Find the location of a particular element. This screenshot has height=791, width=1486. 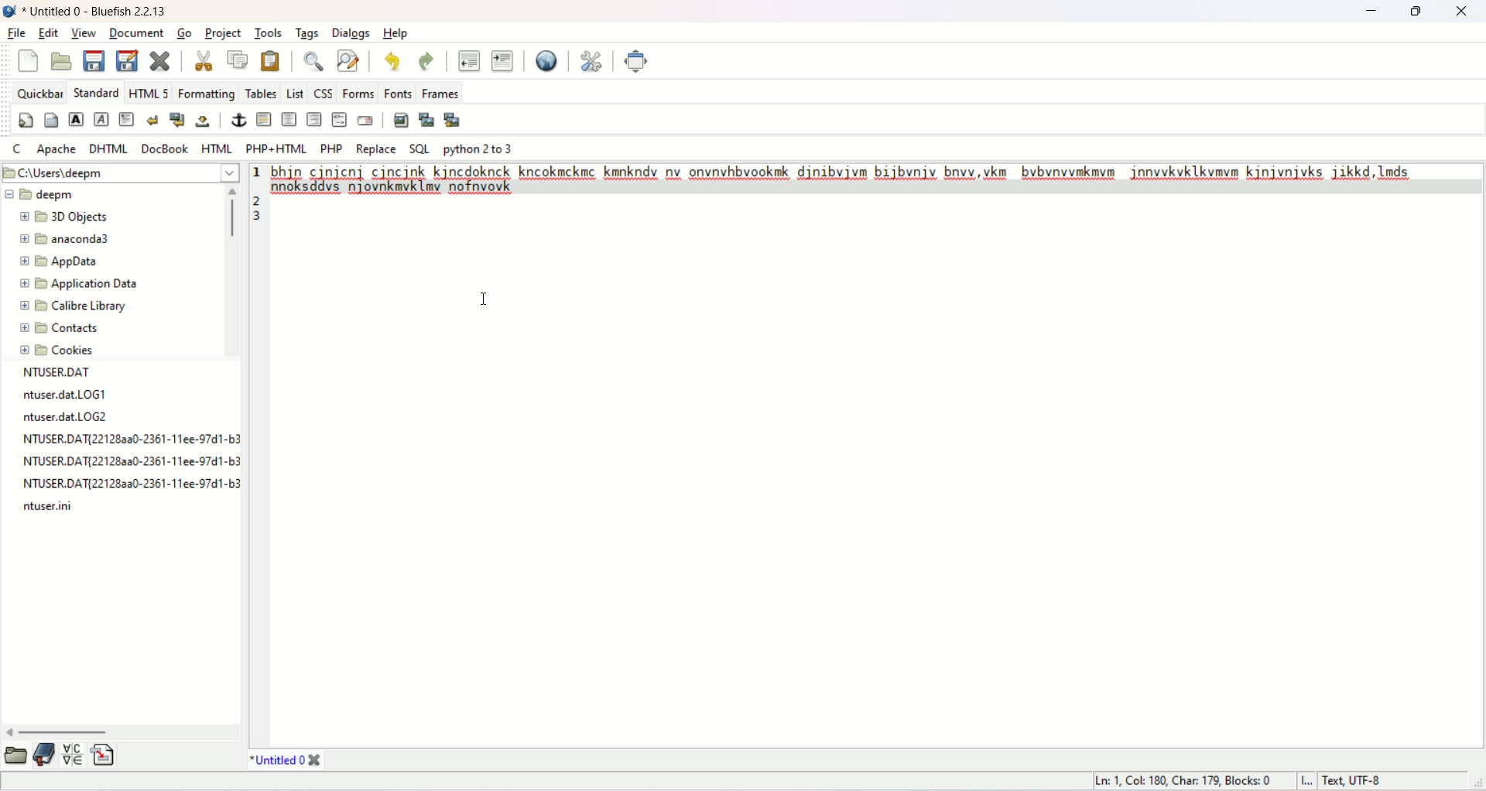

tags is located at coordinates (306, 32).